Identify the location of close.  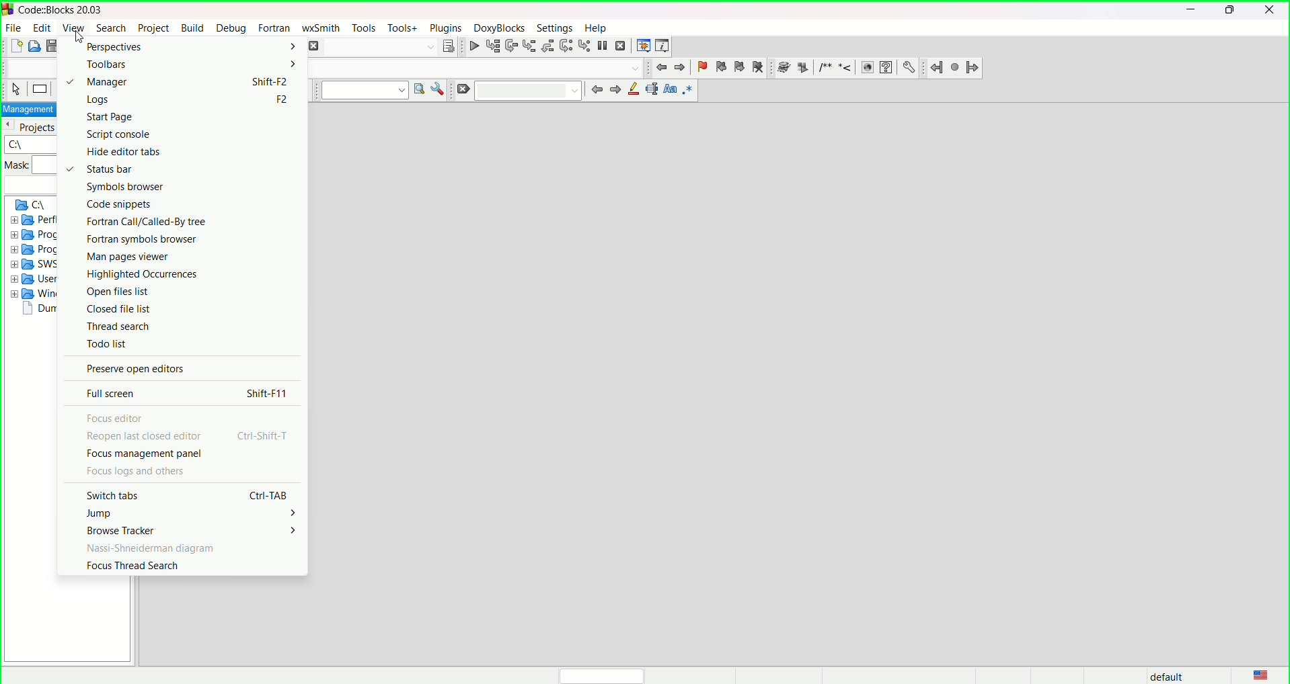
(1270, 11).